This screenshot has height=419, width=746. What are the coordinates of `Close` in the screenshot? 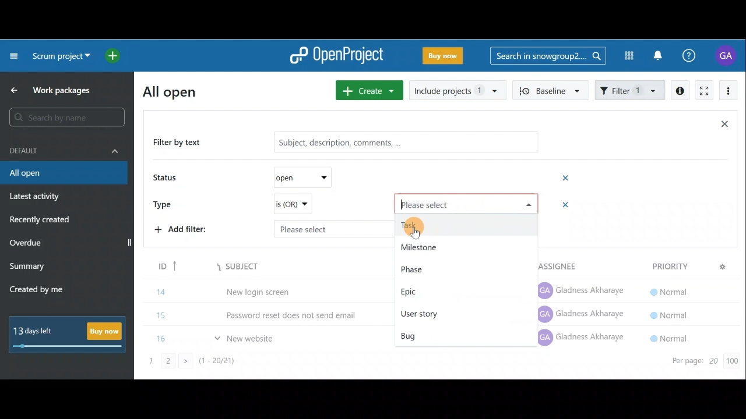 It's located at (724, 126).